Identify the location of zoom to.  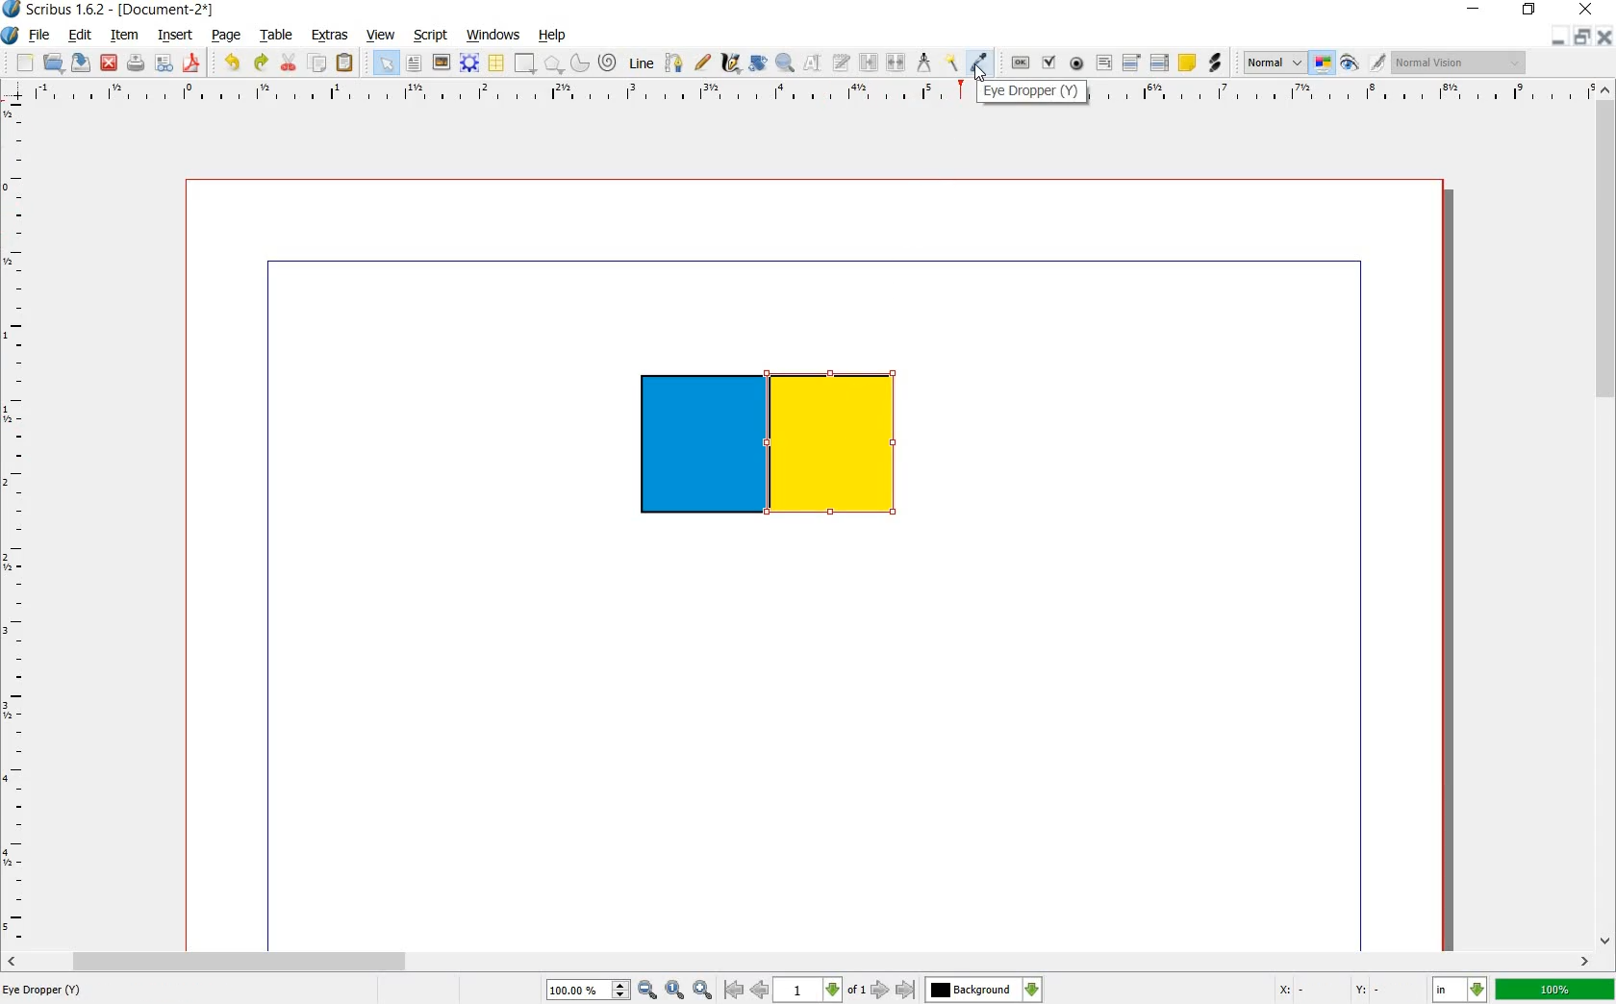
(675, 988).